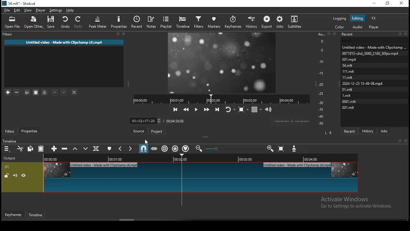  Describe the element at coordinates (20, 148) in the screenshot. I see `cut` at that location.